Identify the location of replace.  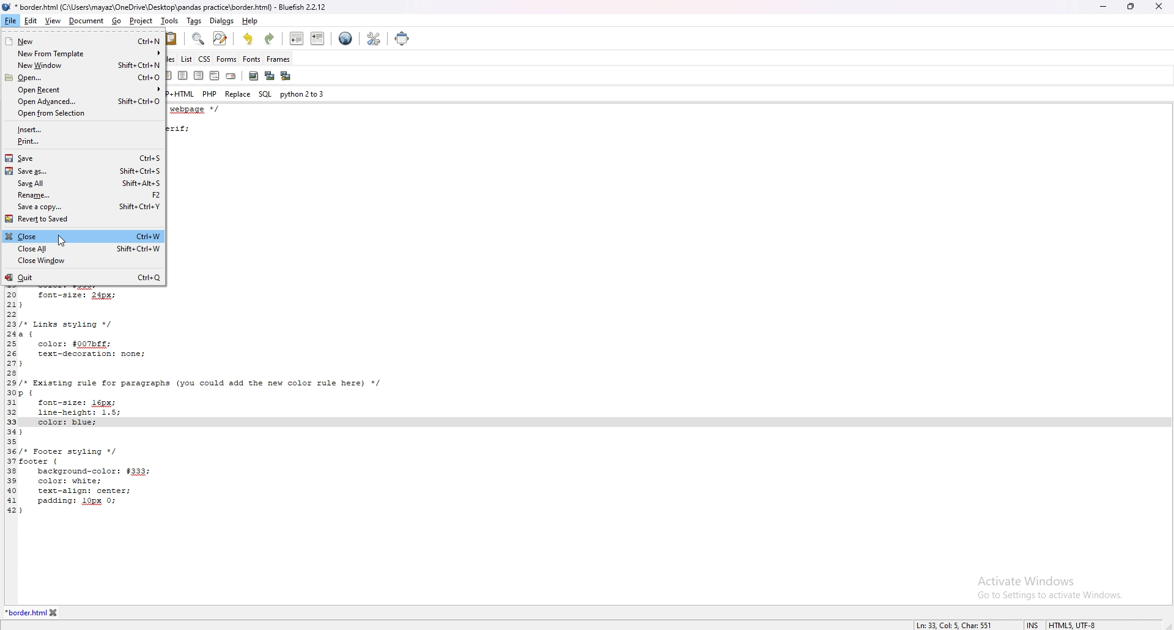
(238, 94).